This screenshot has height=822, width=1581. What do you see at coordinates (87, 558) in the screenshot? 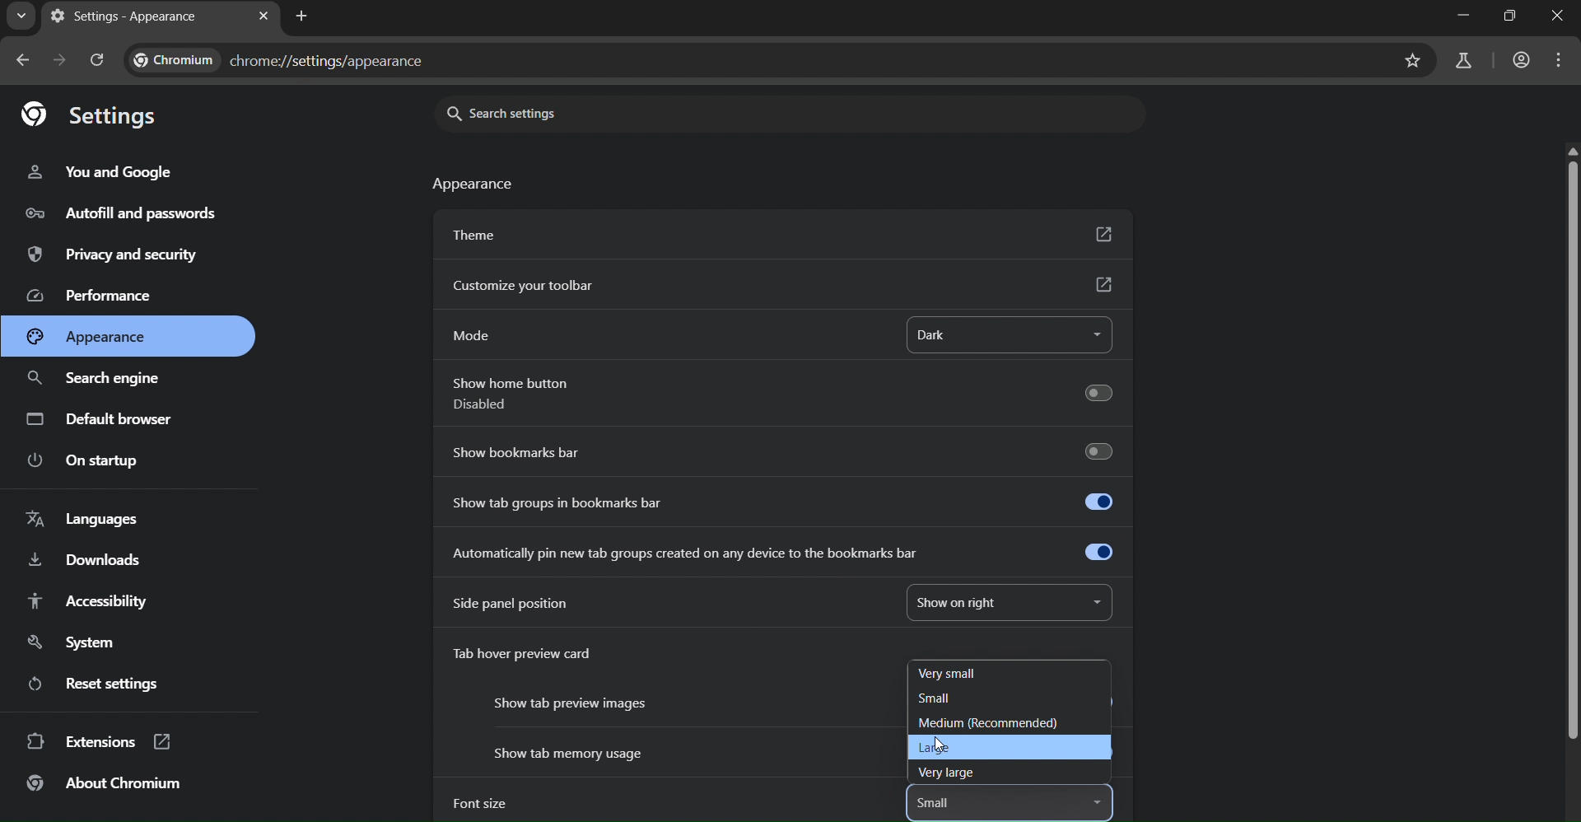
I see `downloads` at bounding box center [87, 558].